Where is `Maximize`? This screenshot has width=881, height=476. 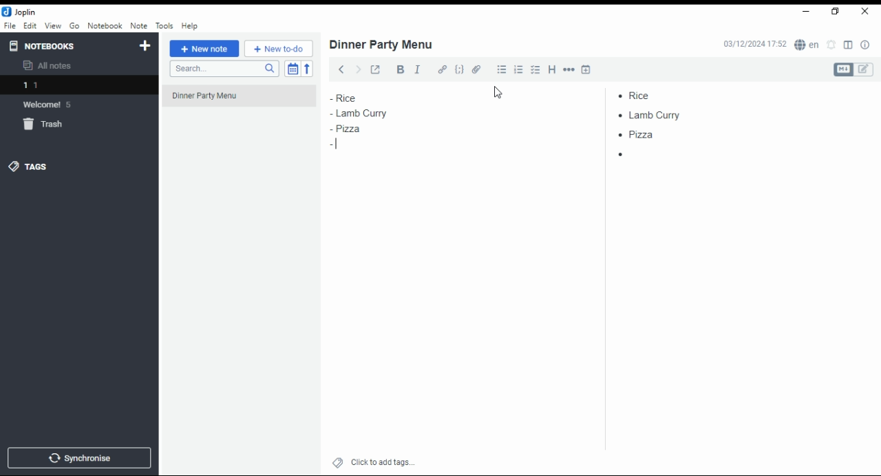 Maximize is located at coordinates (836, 12).